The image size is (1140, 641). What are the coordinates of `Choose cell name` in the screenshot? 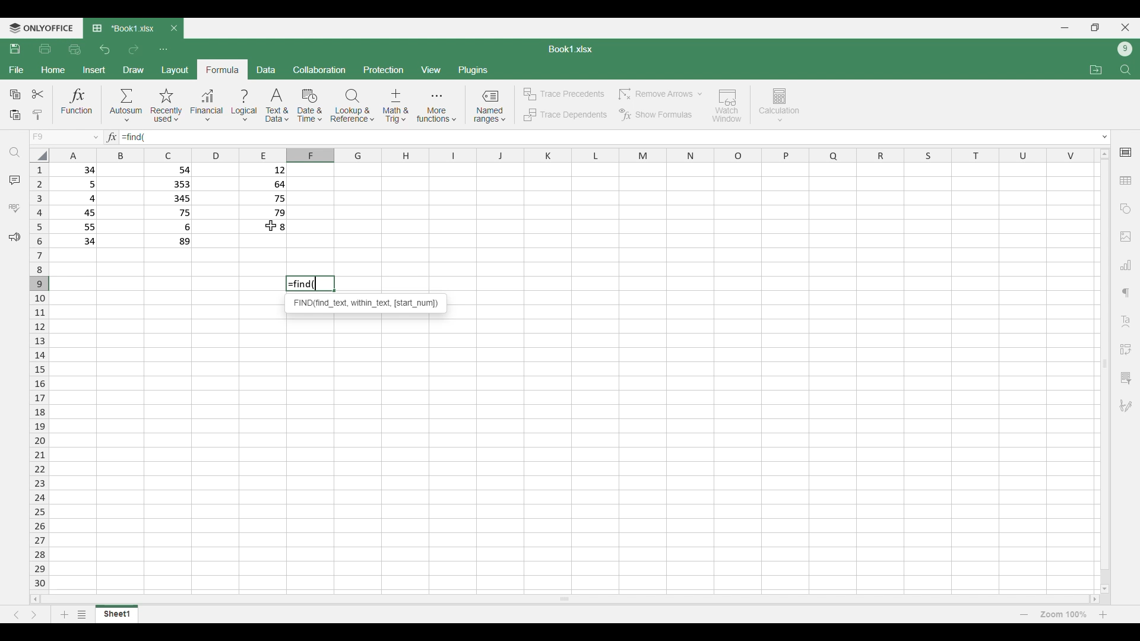 It's located at (64, 137).